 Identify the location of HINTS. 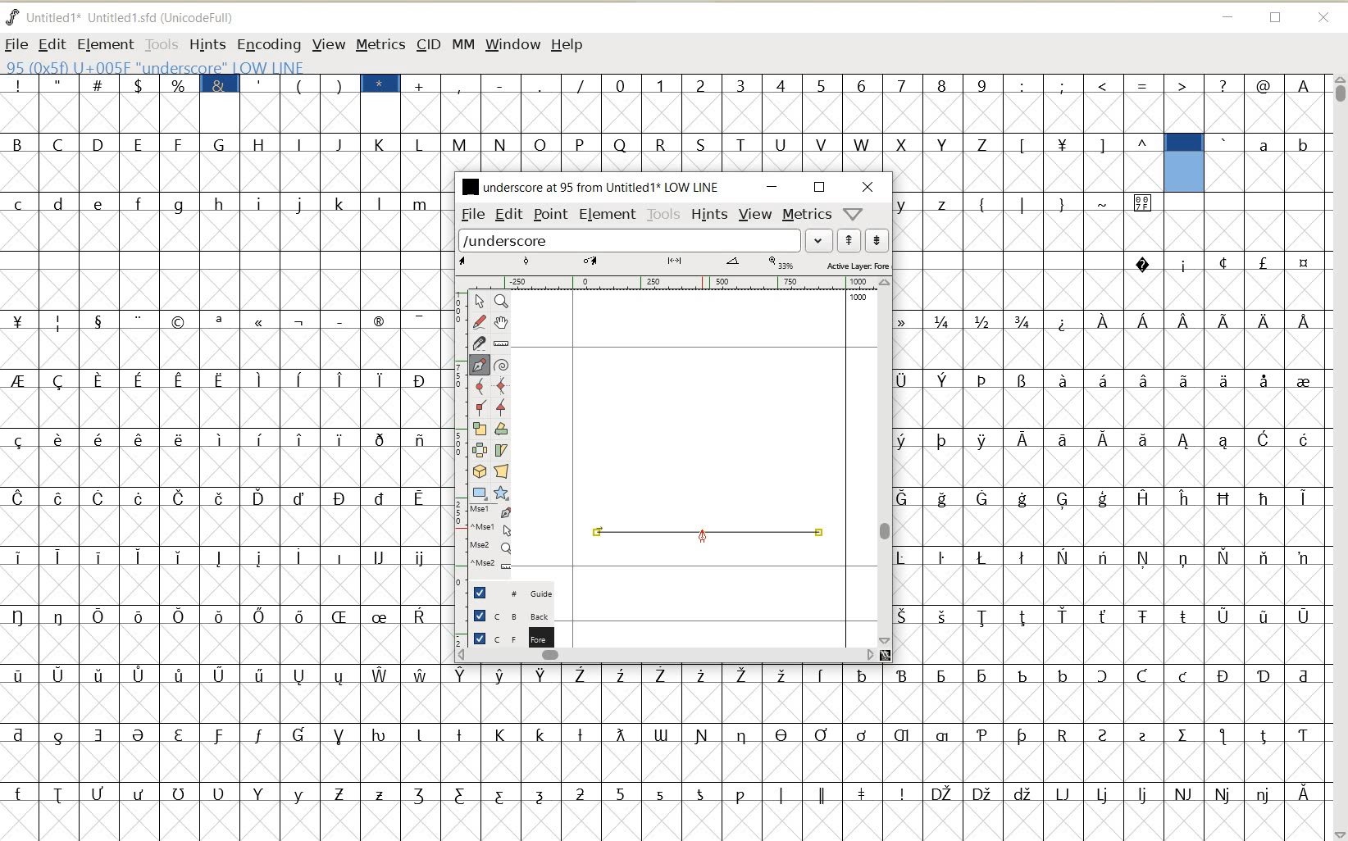
(207, 44).